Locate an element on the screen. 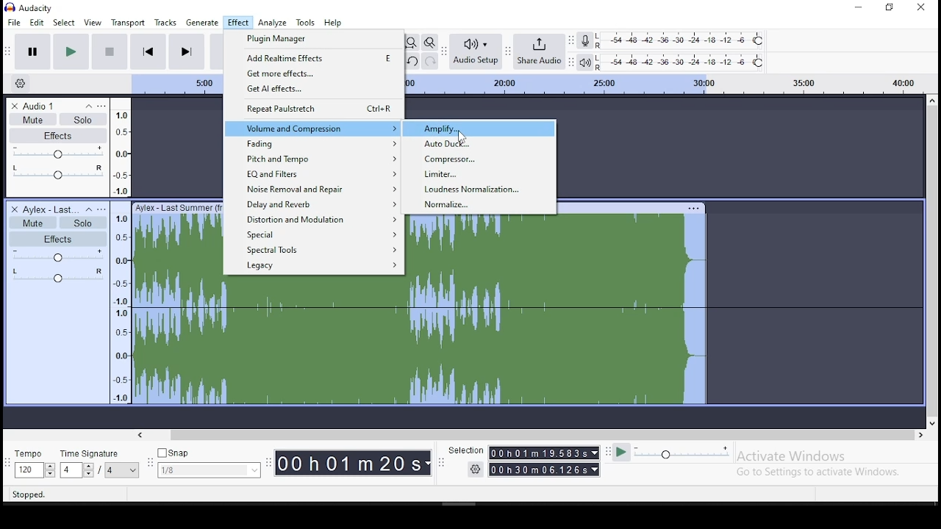  volume is located at coordinates (57, 256).